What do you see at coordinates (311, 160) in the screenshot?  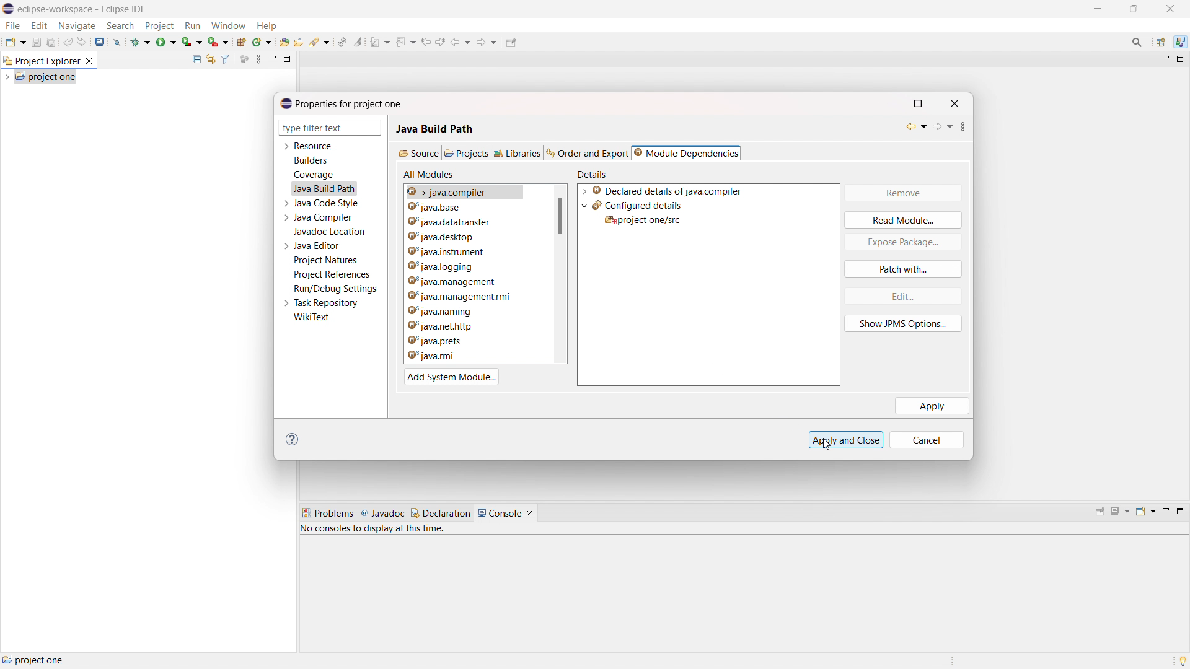 I see `builders` at bounding box center [311, 160].